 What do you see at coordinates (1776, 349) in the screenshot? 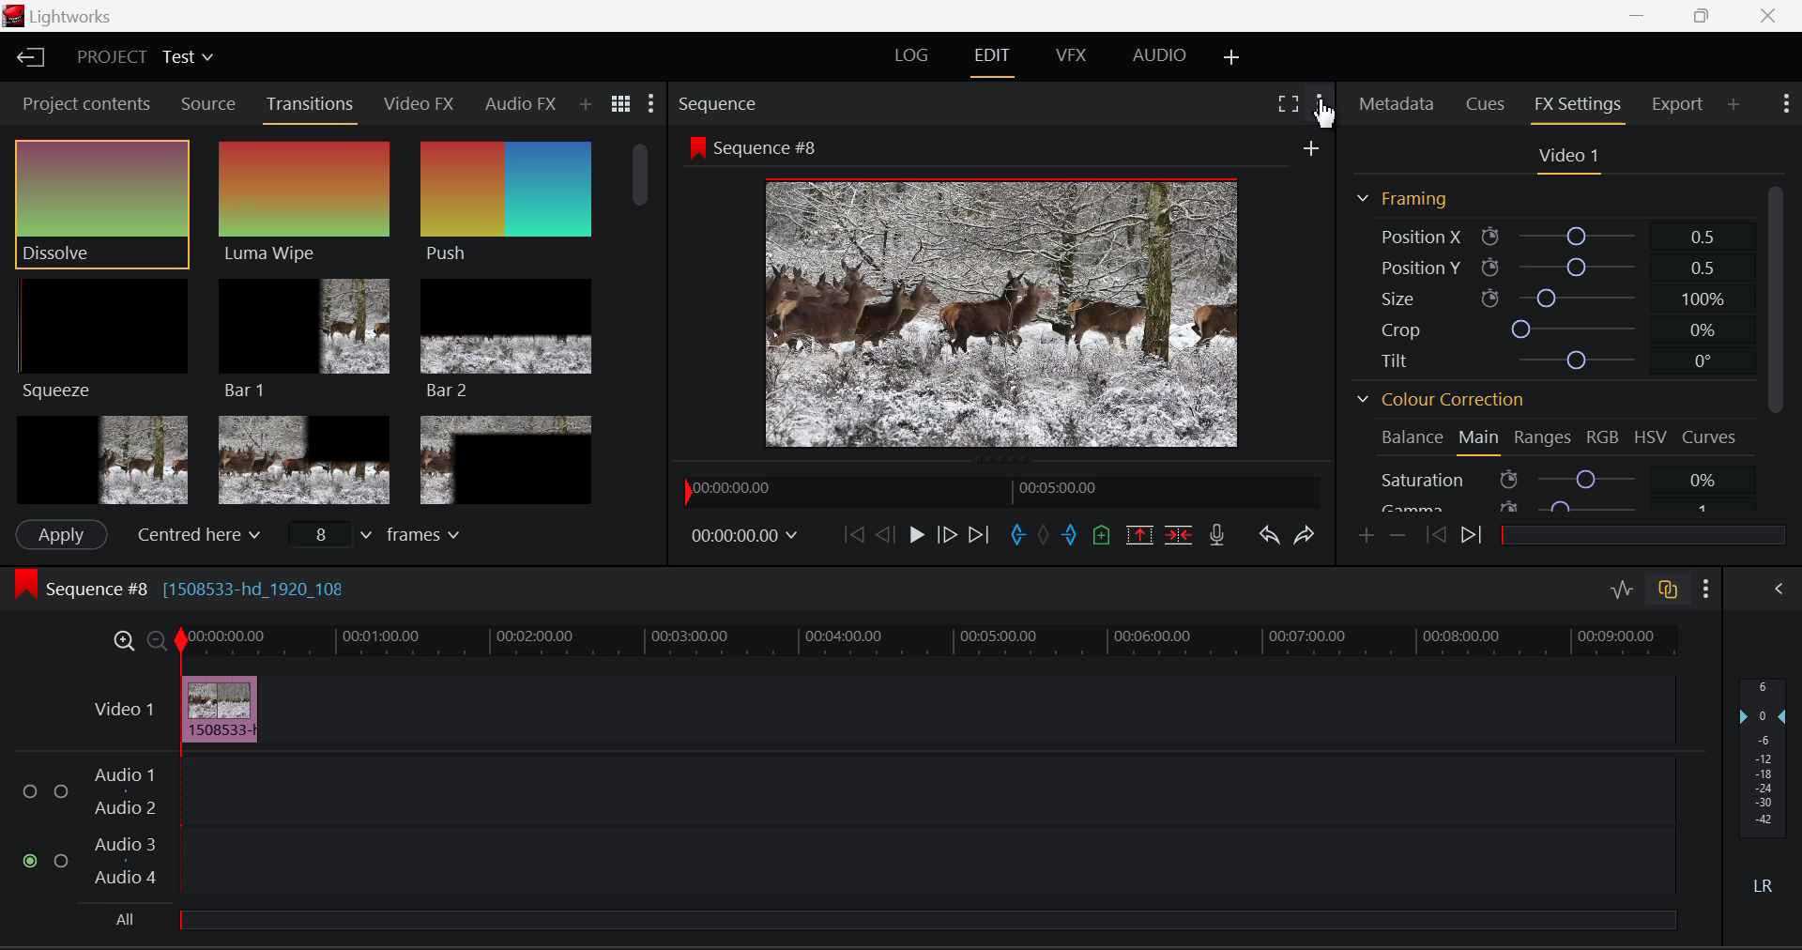
I see `Scroll Bar` at bounding box center [1776, 349].